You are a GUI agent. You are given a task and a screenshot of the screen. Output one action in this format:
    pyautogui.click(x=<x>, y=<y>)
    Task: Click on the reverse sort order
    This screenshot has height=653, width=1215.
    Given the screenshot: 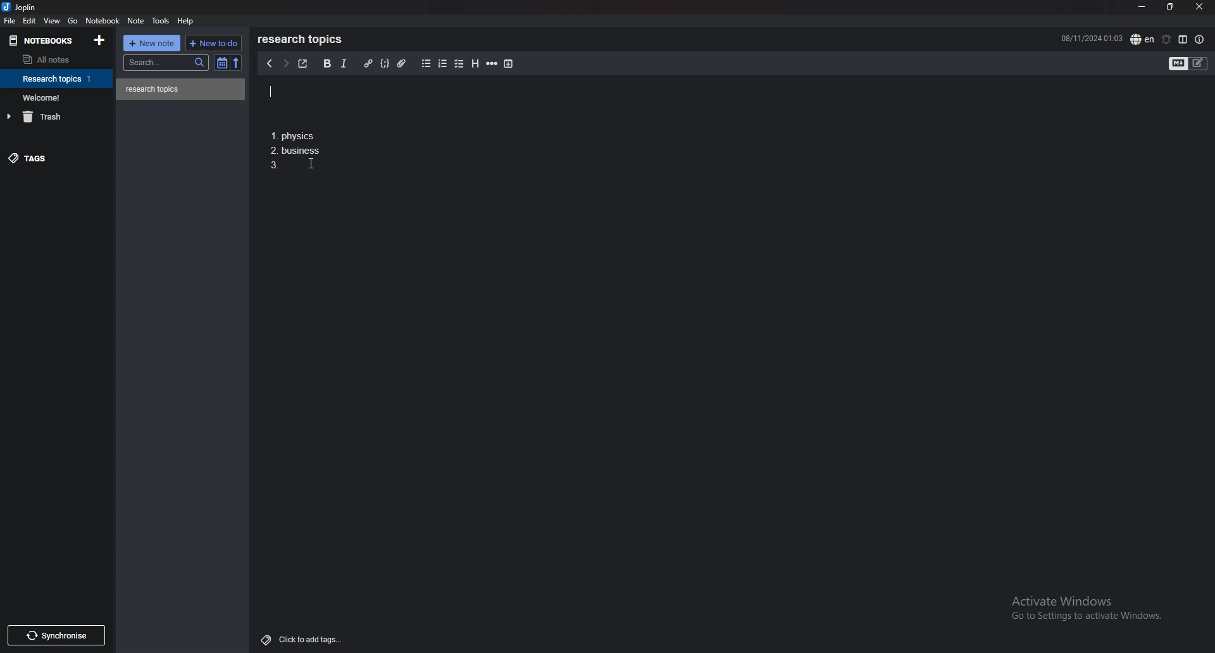 What is the action you would take?
    pyautogui.click(x=235, y=63)
    